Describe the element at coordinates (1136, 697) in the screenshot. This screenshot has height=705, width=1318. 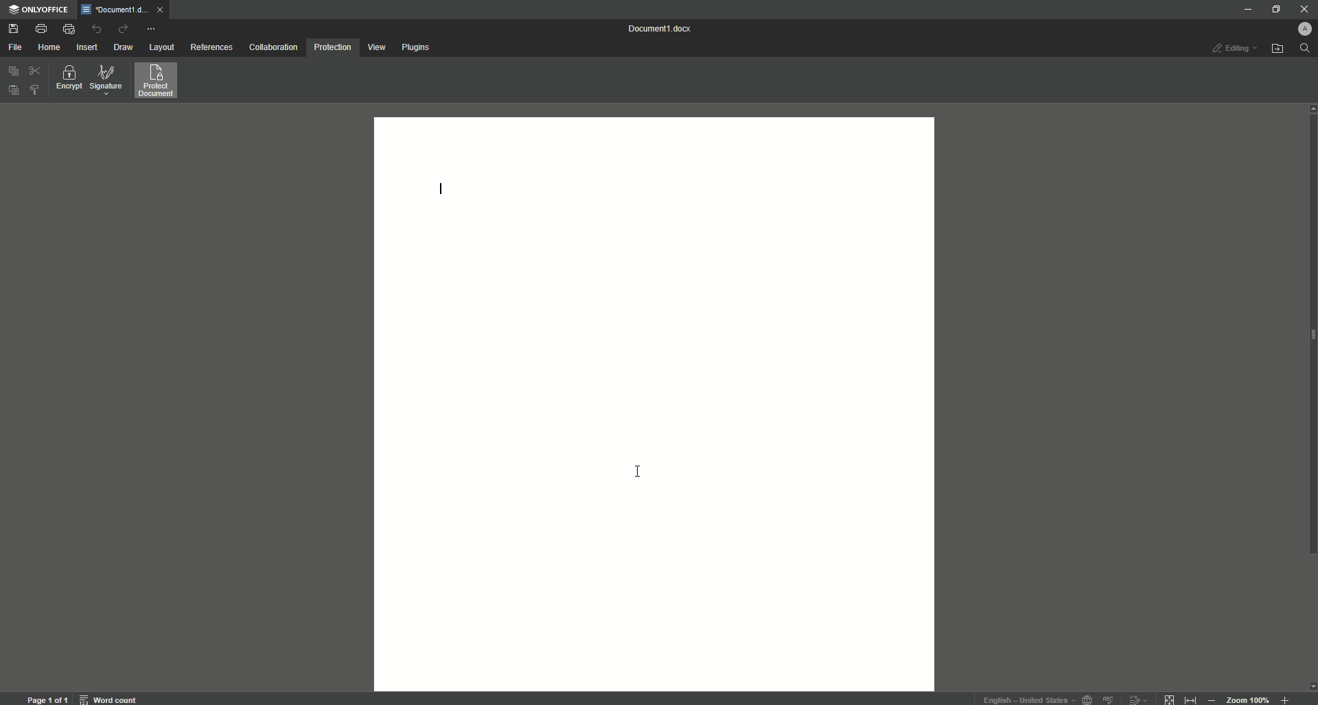
I see `track changes` at that location.